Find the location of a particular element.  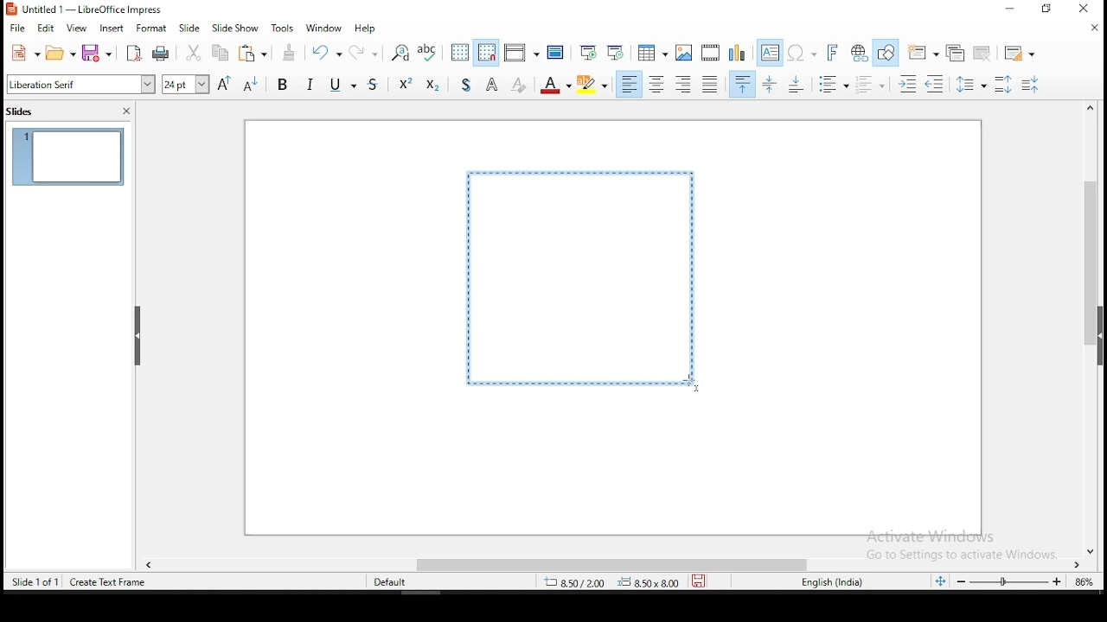

export as pdf is located at coordinates (135, 54).